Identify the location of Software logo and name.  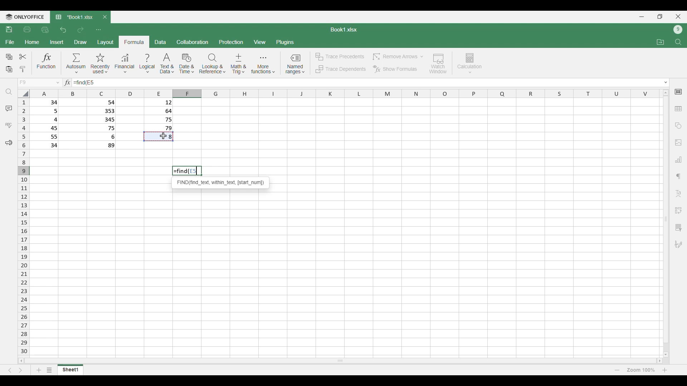
(24, 17).